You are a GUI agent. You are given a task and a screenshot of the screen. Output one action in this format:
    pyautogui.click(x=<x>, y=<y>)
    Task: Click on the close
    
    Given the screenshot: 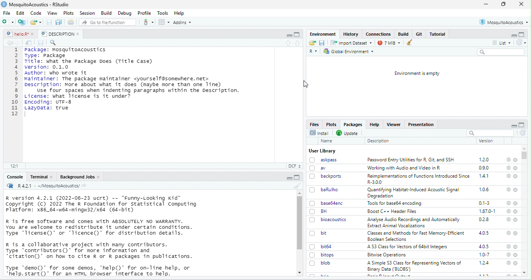 What is the action you would take?
    pyautogui.click(x=516, y=176)
    